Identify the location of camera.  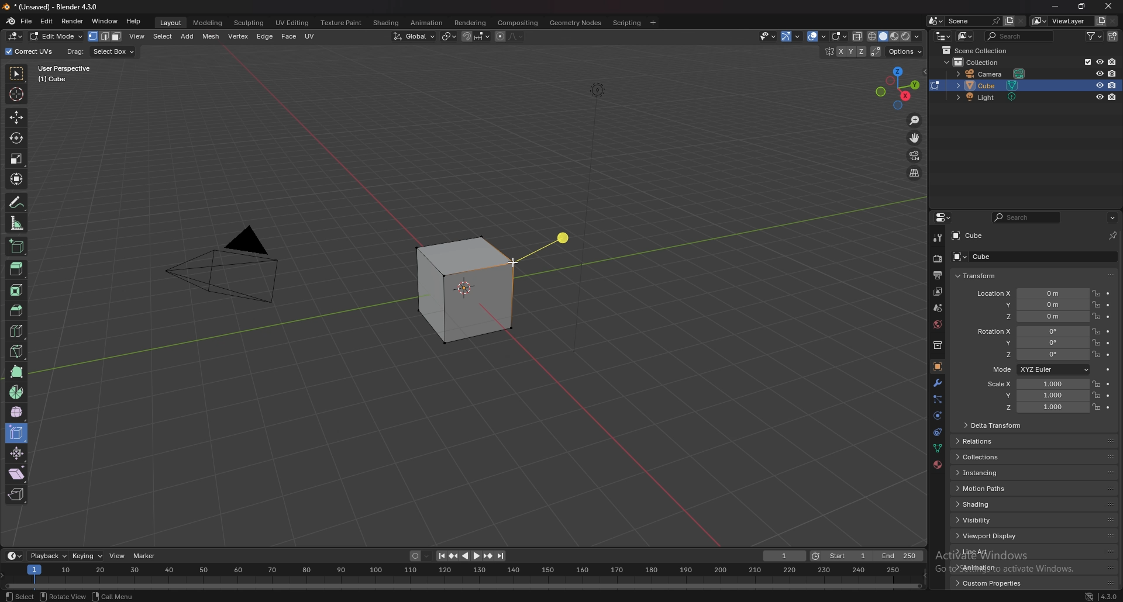
(994, 73).